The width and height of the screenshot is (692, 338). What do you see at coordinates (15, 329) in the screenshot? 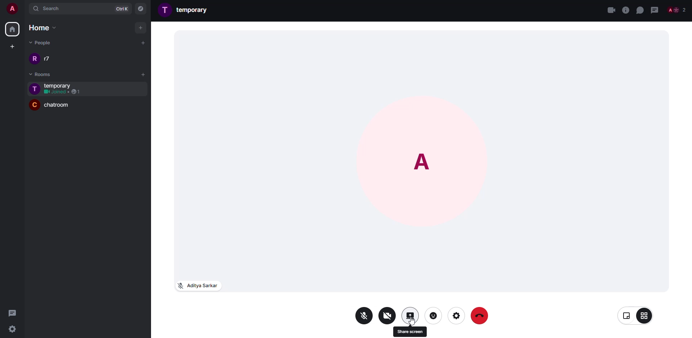
I see `settings` at bounding box center [15, 329].